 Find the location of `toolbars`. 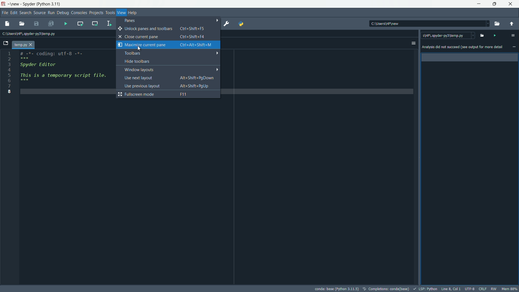

toolbars is located at coordinates (167, 53).